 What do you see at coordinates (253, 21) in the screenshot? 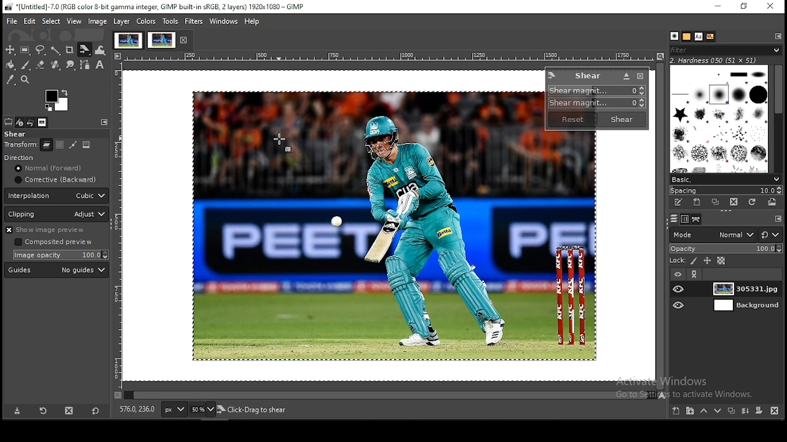
I see `help` at bounding box center [253, 21].